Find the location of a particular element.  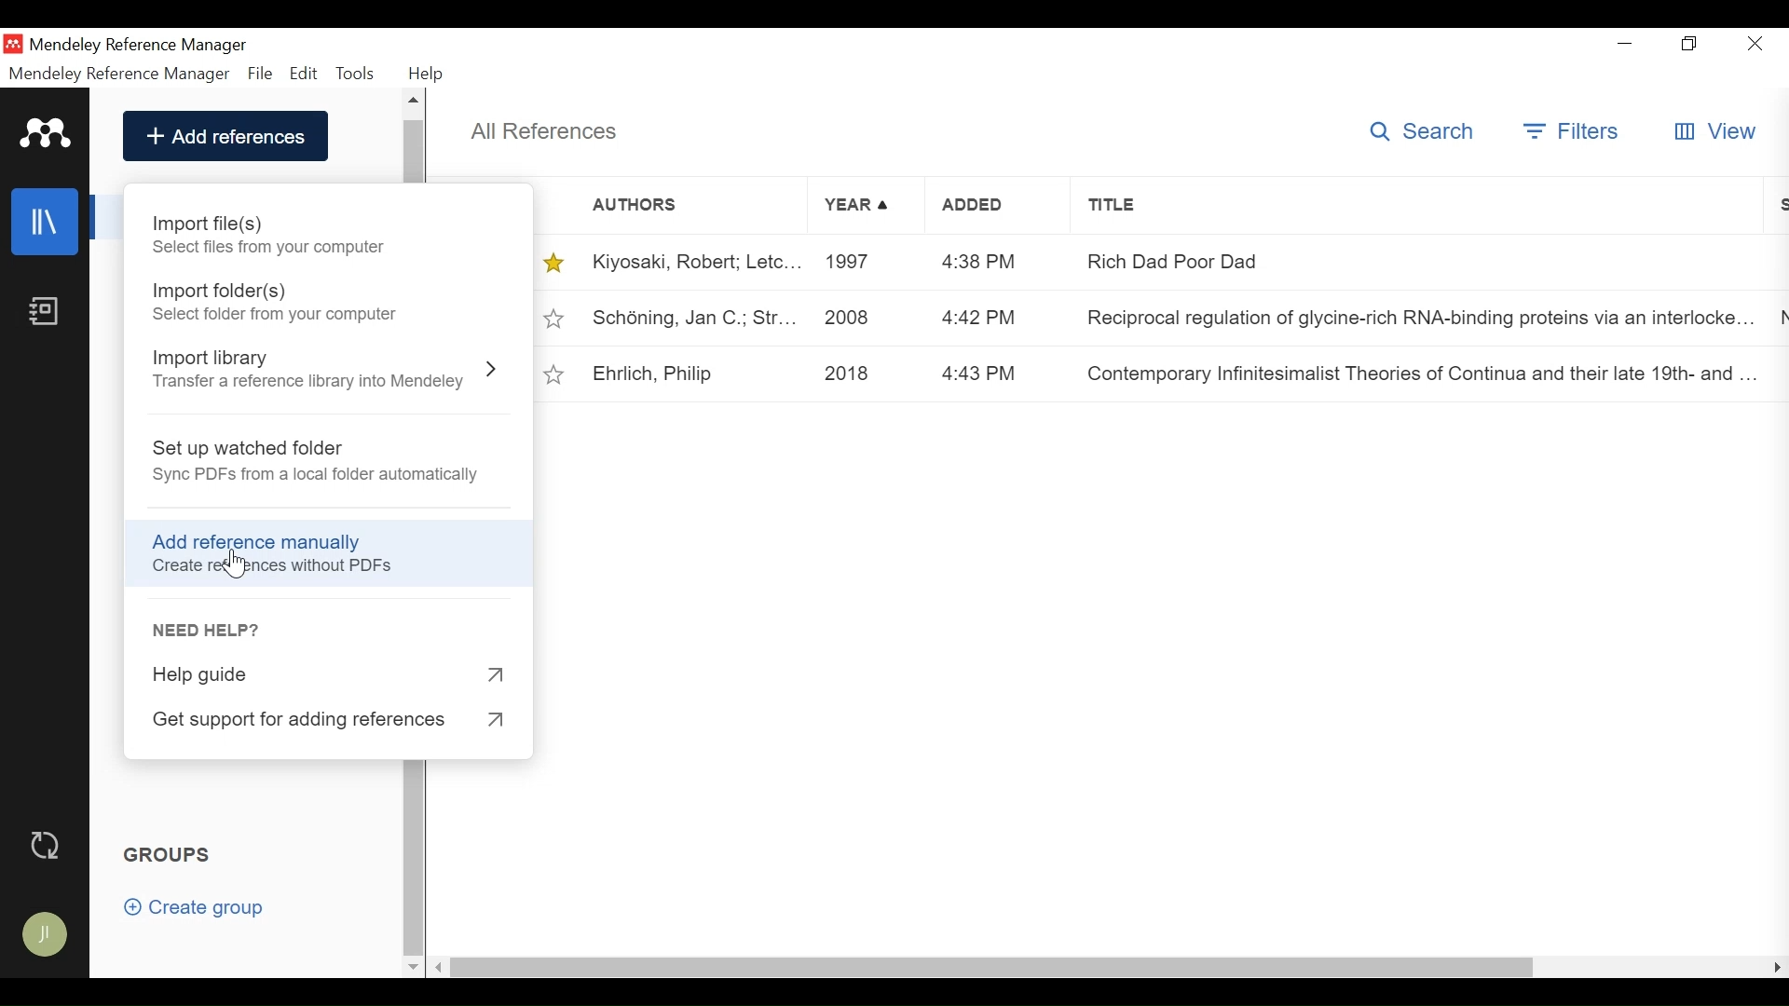

Toggle Favorites is located at coordinates (554, 319).